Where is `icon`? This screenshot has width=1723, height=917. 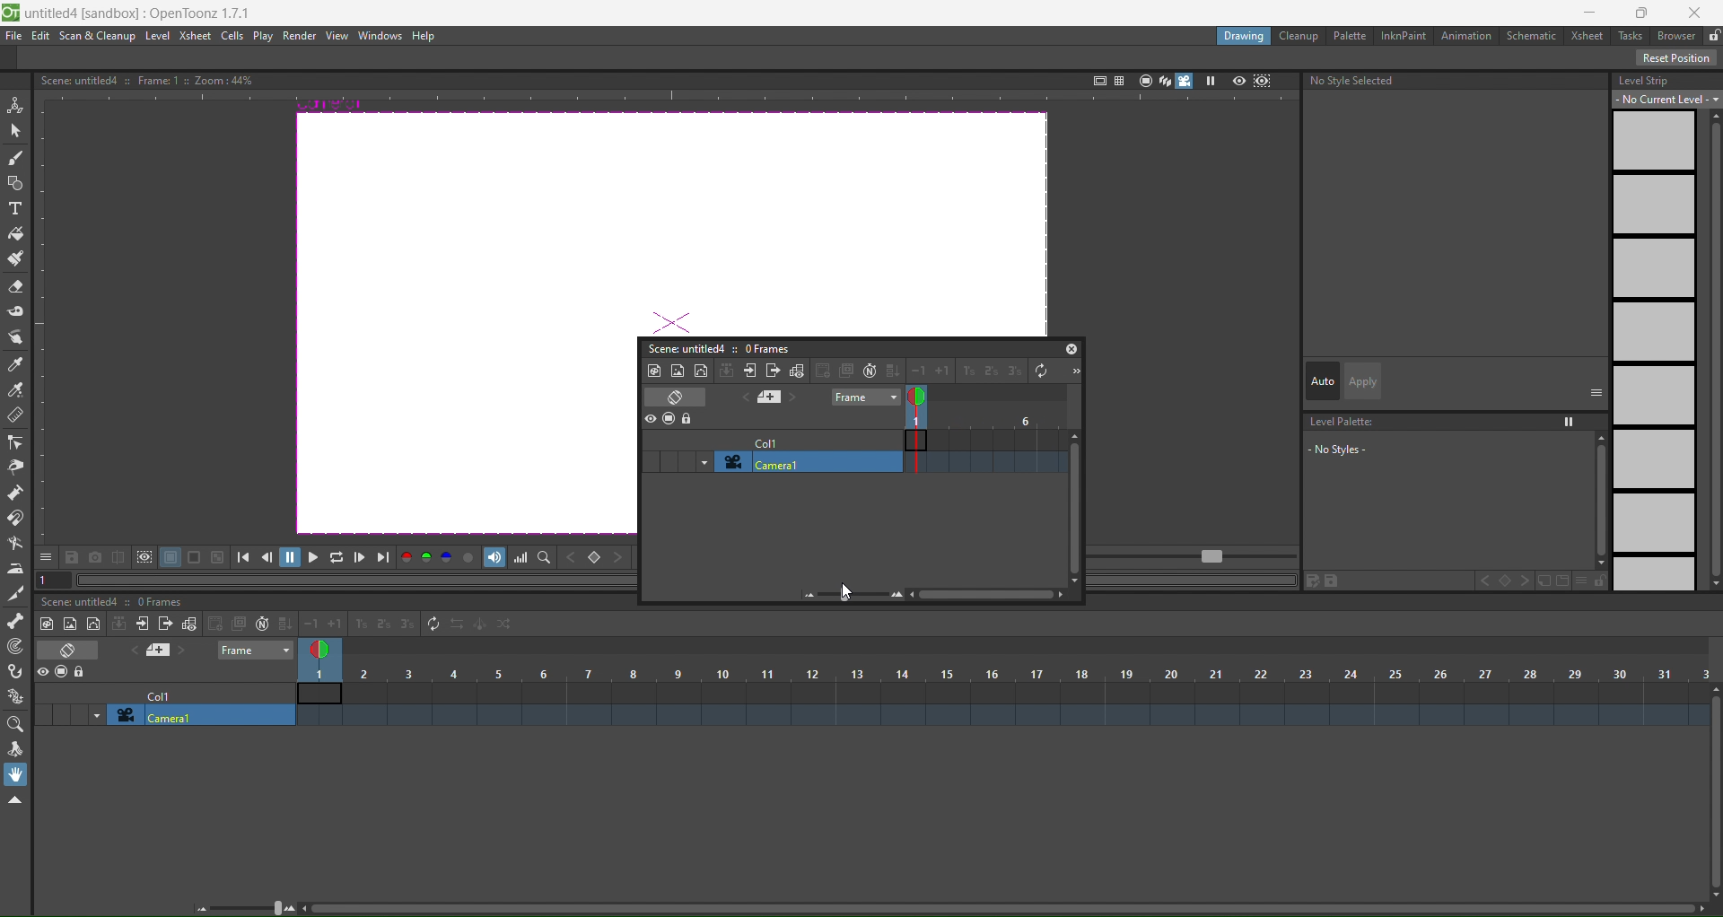
icon is located at coordinates (63, 673).